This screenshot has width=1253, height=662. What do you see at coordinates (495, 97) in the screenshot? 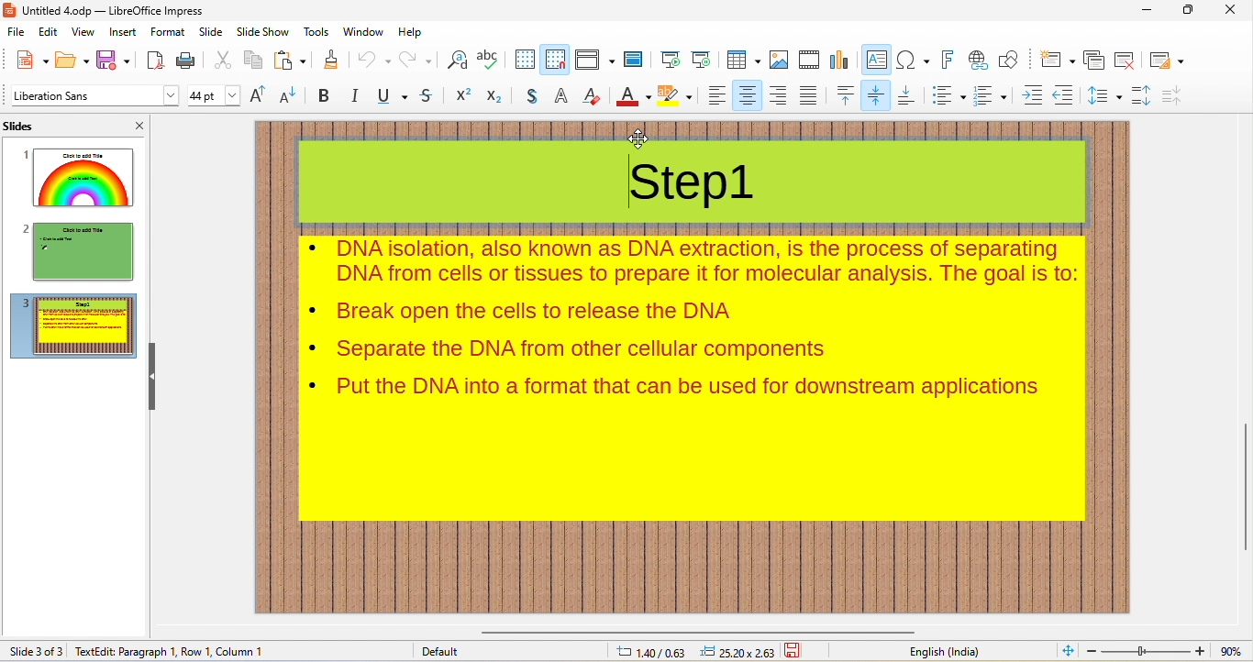
I see `subscript` at bounding box center [495, 97].